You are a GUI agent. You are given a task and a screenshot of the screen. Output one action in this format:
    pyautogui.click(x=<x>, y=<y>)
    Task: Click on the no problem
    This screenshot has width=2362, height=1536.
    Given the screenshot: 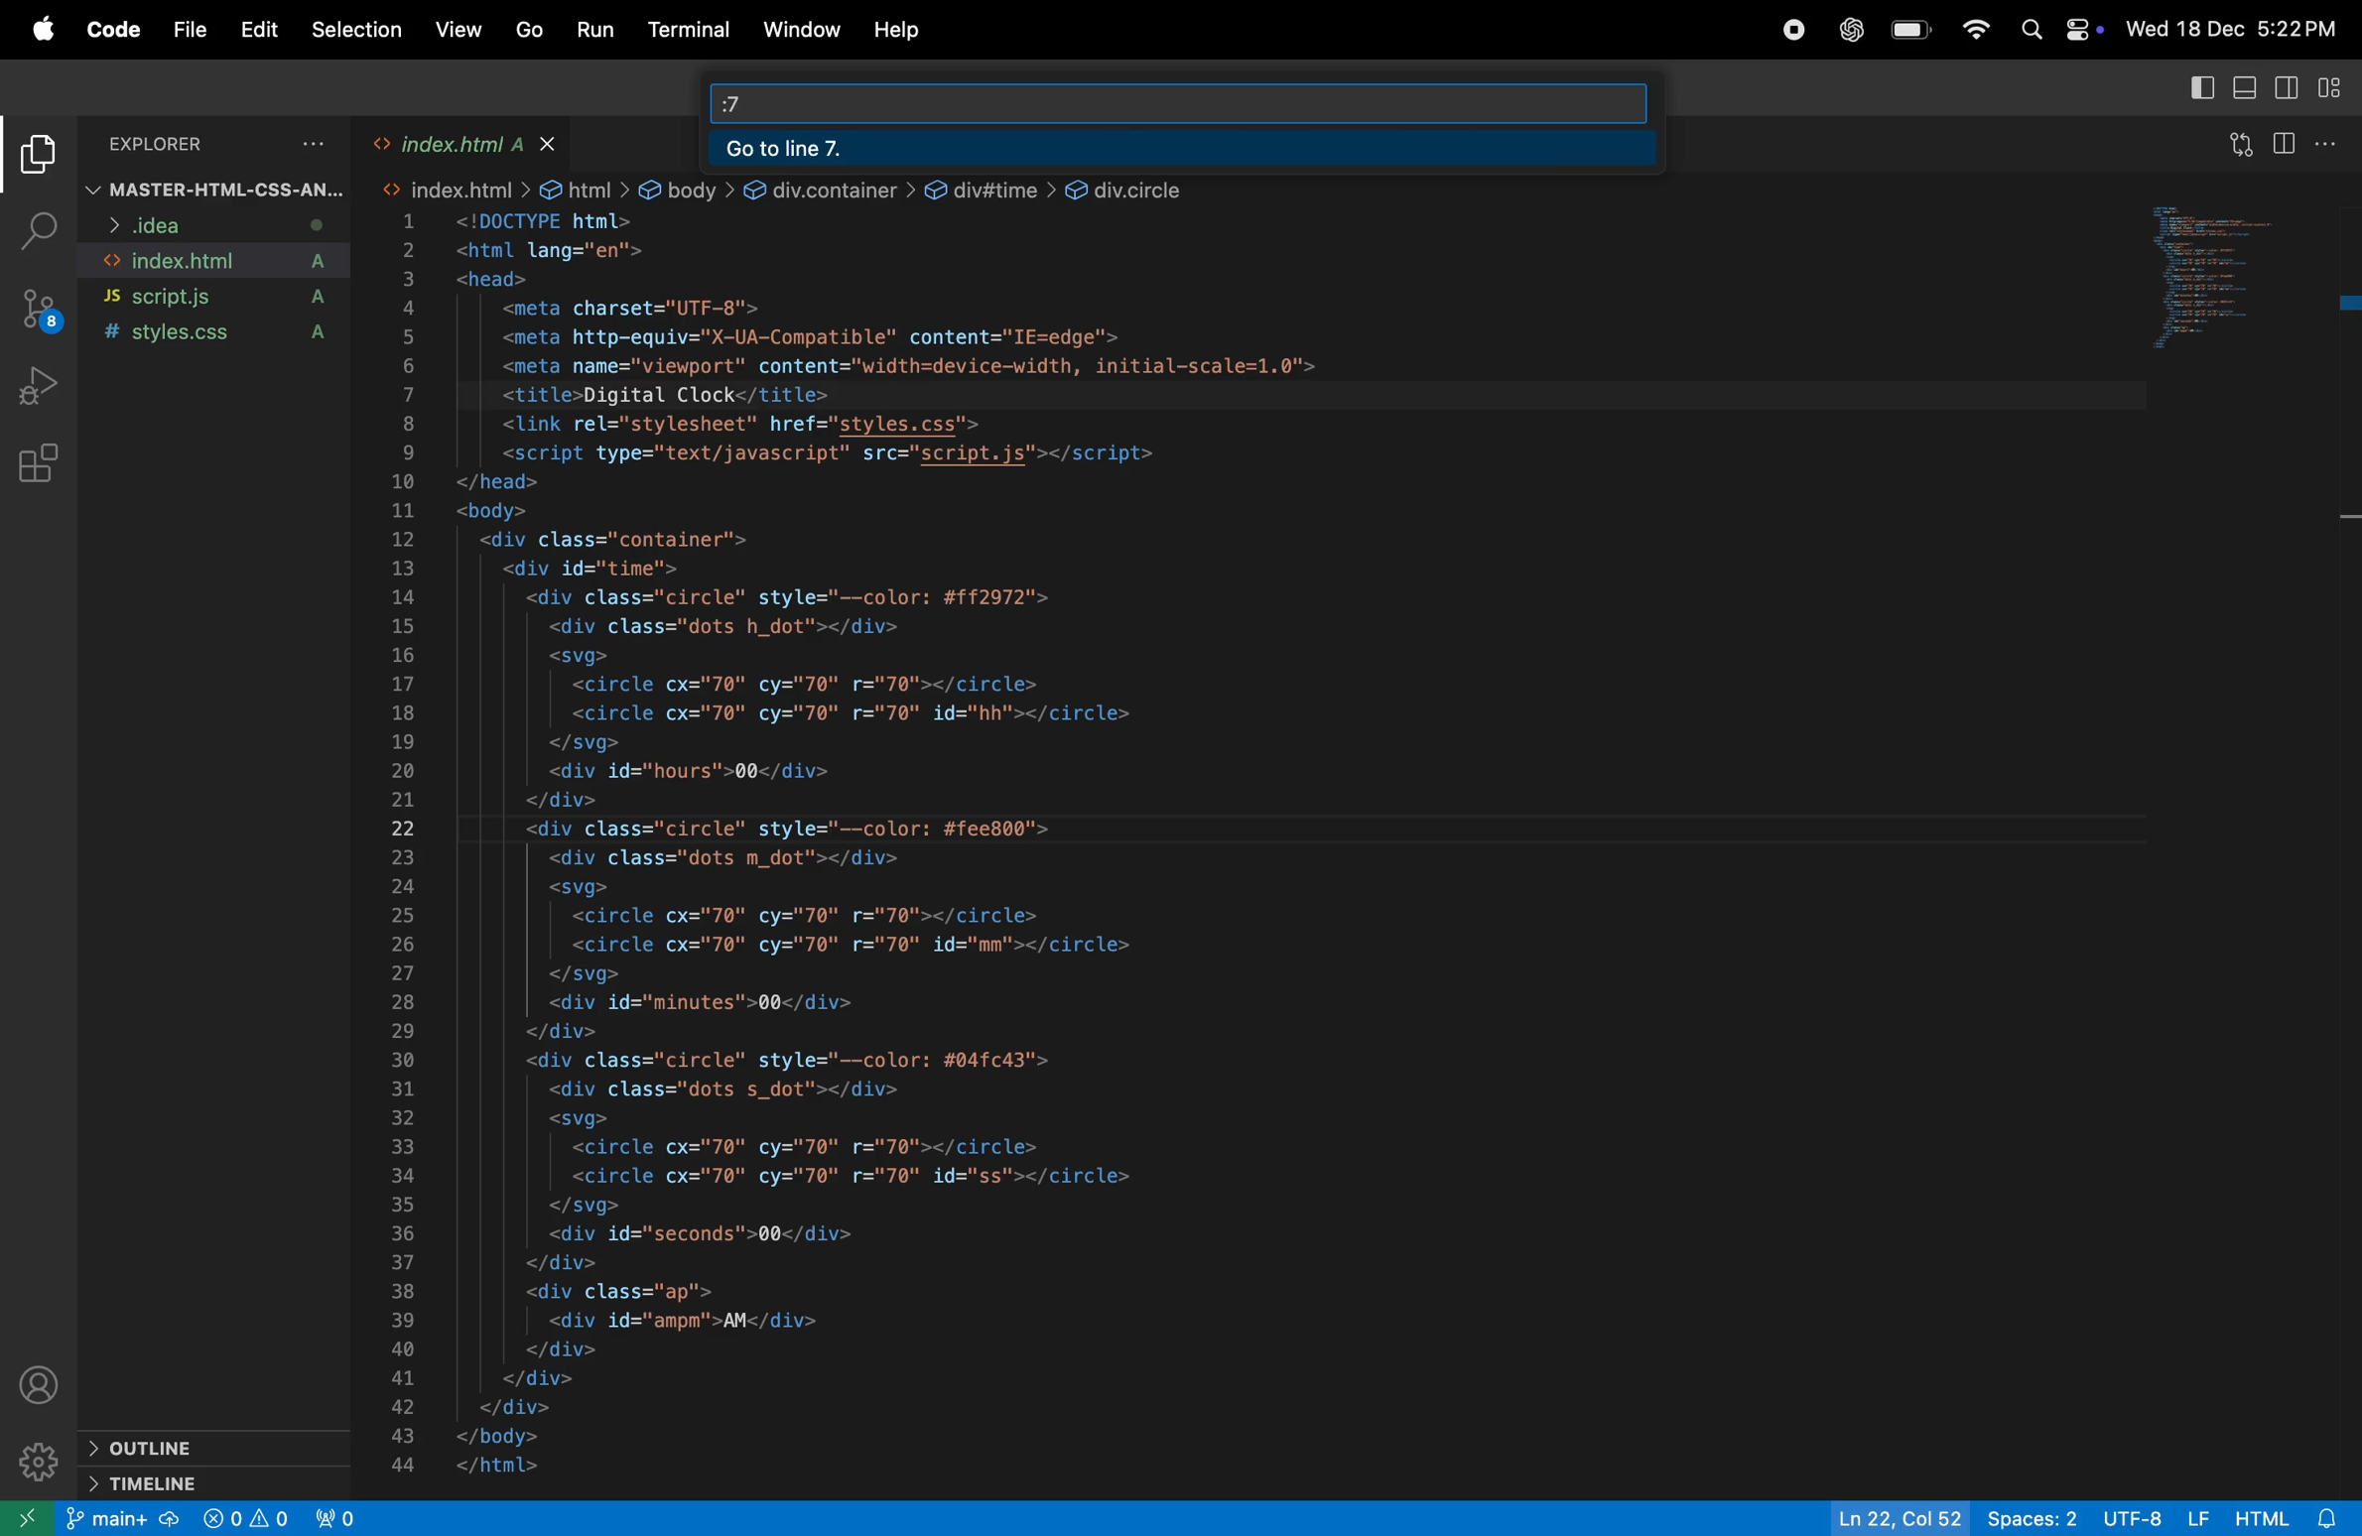 What is the action you would take?
    pyautogui.click(x=244, y=1518)
    